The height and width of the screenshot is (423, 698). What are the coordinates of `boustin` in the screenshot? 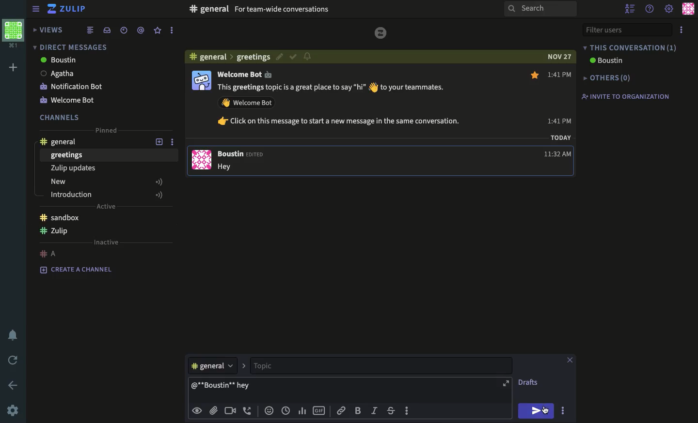 It's located at (58, 60).